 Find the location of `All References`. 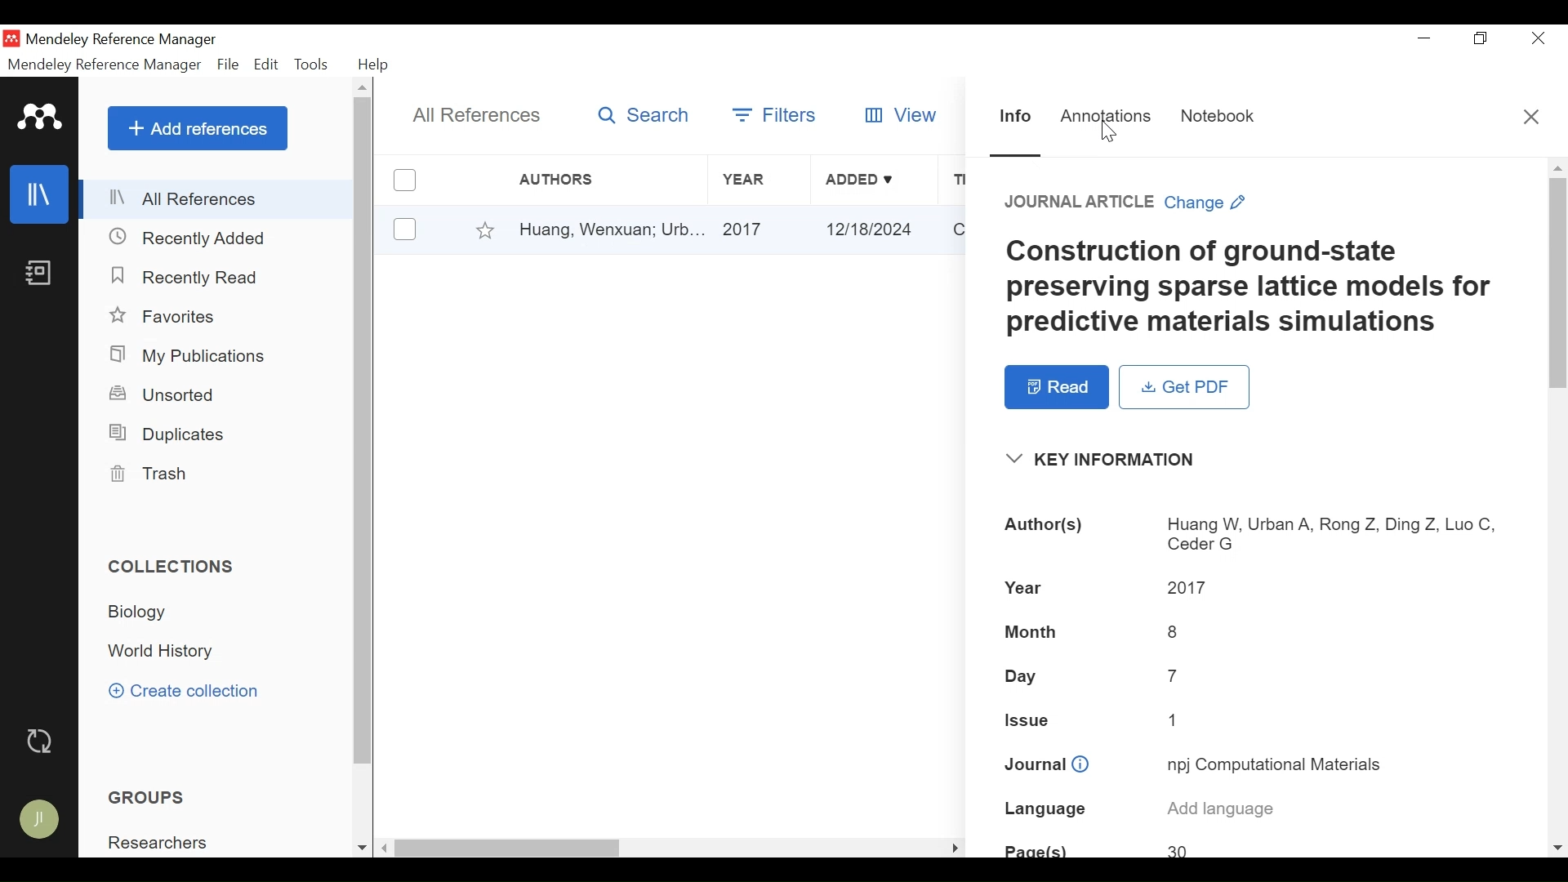

All References is located at coordinates (219, 198).